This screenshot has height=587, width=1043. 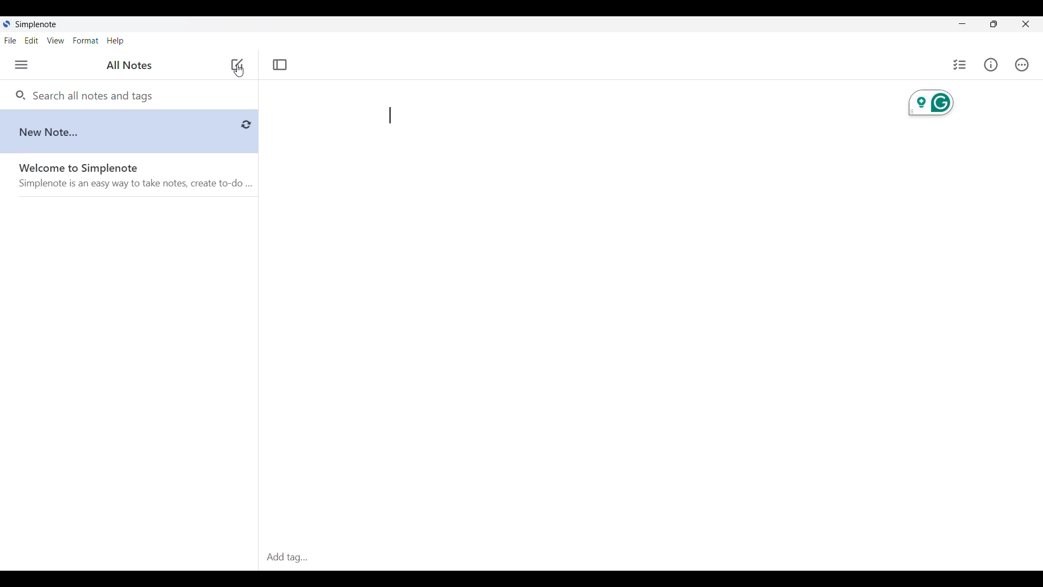 I want to click on Welcome to Simplenote Simplenote is an easy way to take notes, create to-do..., so click(x=138, y=177).